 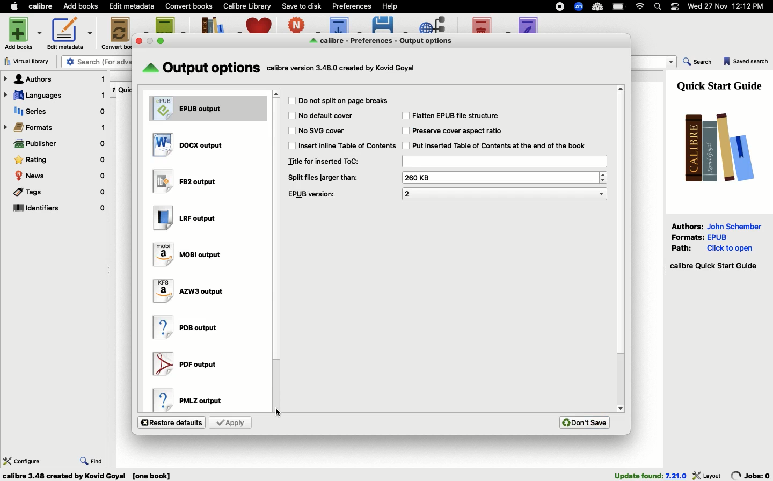 I want to click on Insert inline table of contents, so click(x=349, y=145).